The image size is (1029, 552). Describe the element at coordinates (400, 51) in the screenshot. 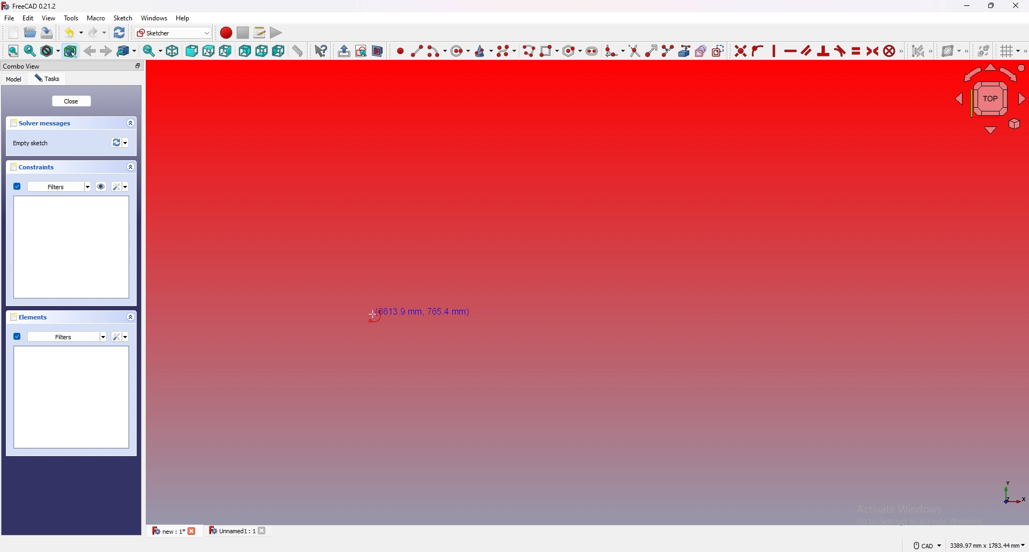

I see `create point` at that location.